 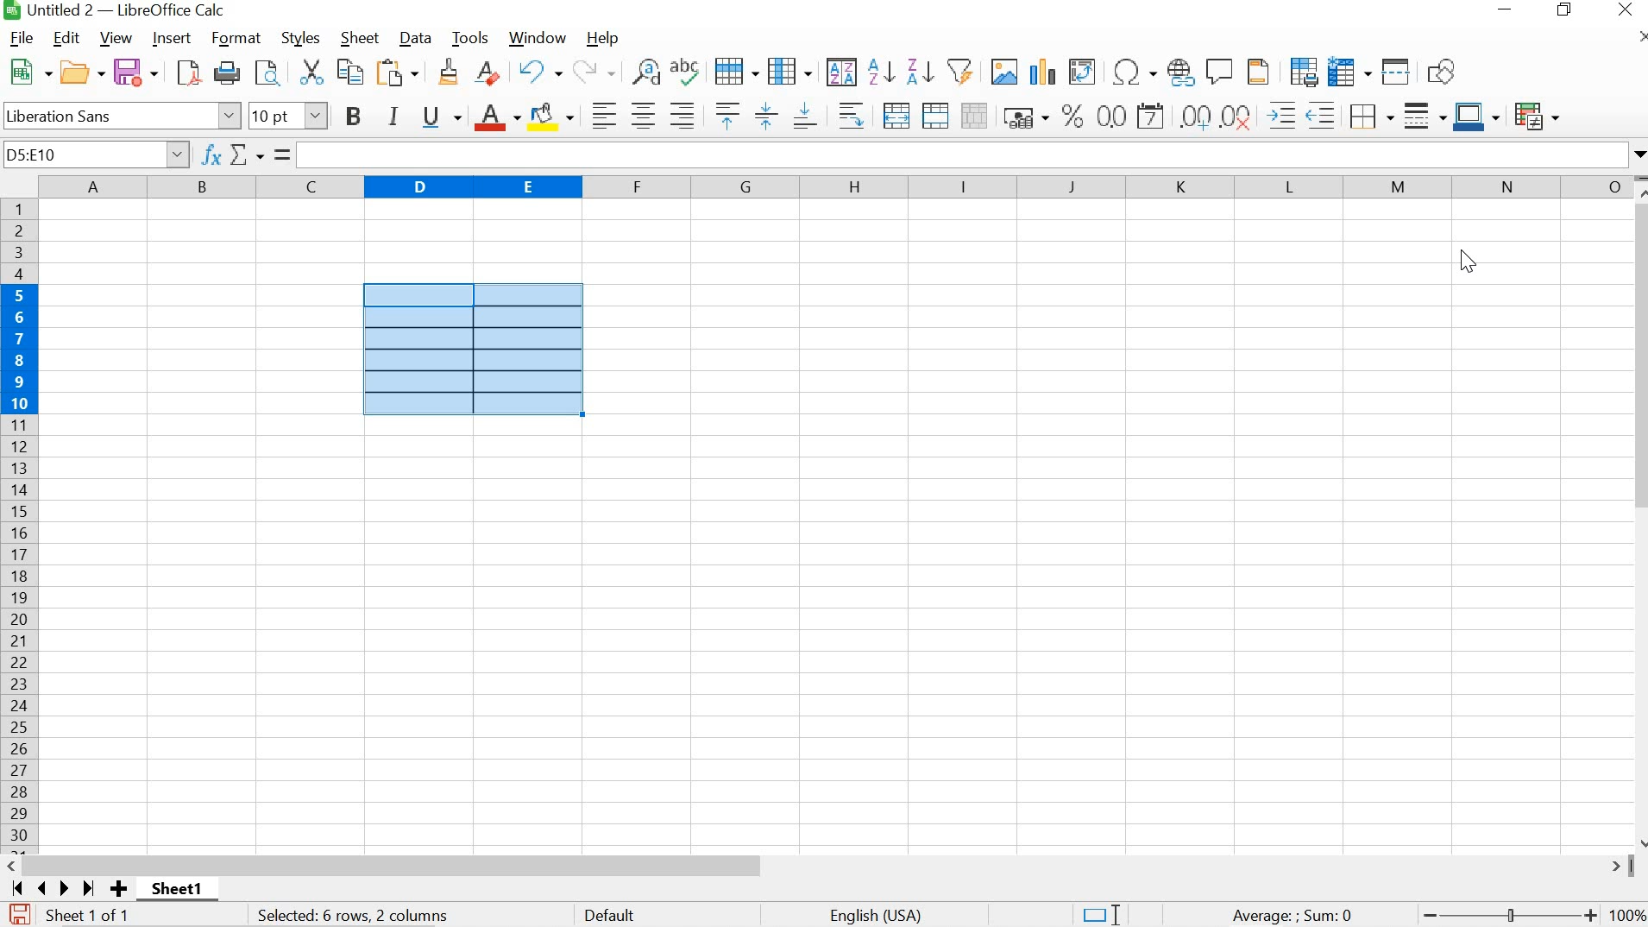 What do you see at coordinates (841, 73) in the screenshot?
I see `SORT` at bounding box center [841, 73].